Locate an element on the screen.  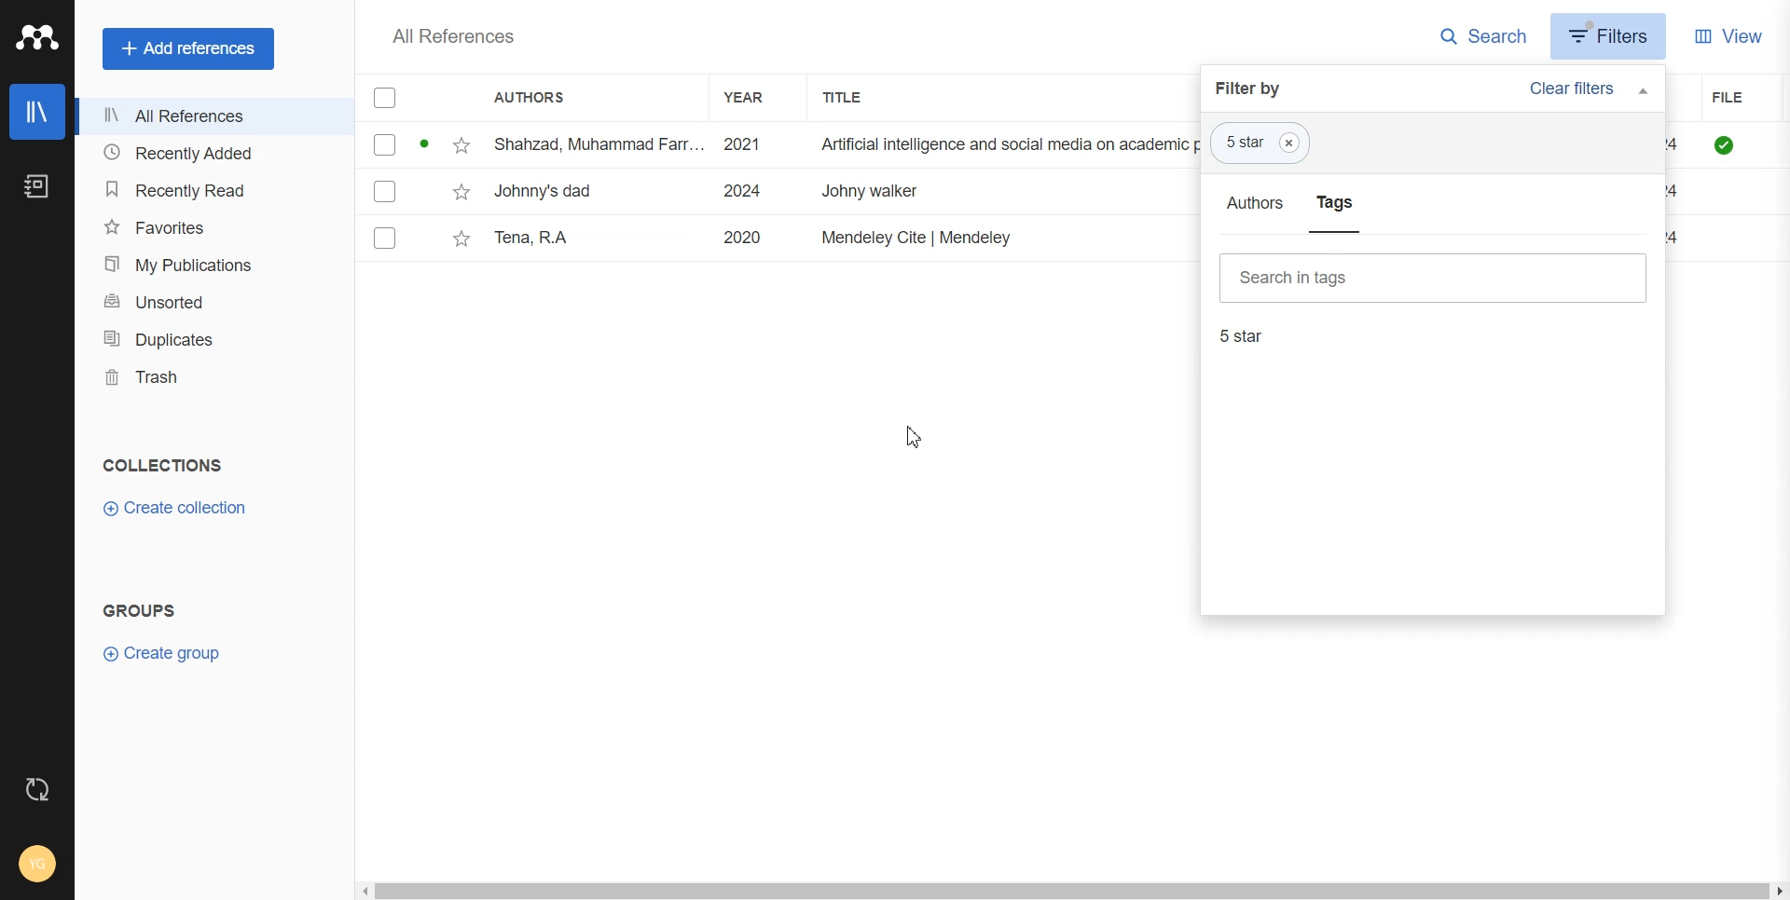
Notebook is located at coordinates (36, 186).